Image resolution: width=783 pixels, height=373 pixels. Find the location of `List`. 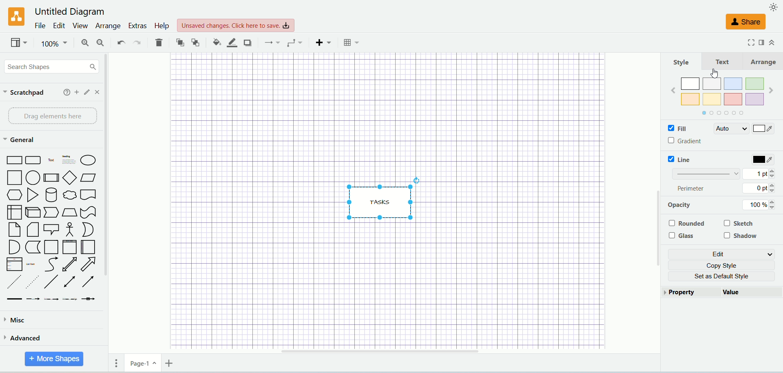

List is located at coordinates (14, 264).